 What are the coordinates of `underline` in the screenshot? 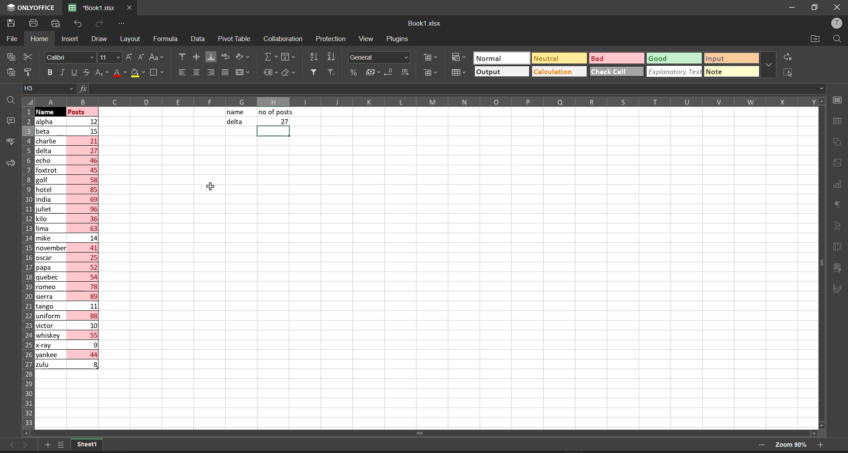 It's located at (72, 72).